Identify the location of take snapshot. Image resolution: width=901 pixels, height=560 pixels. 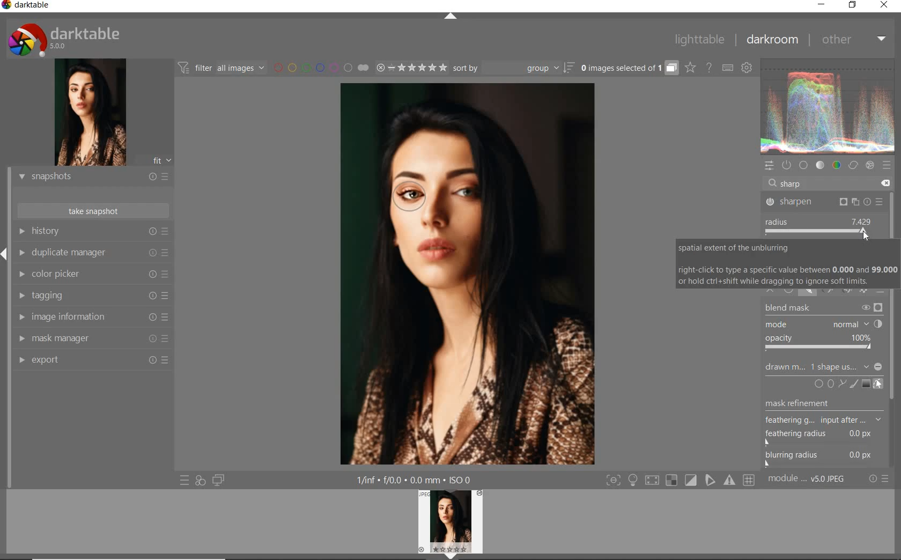
(92, 211).